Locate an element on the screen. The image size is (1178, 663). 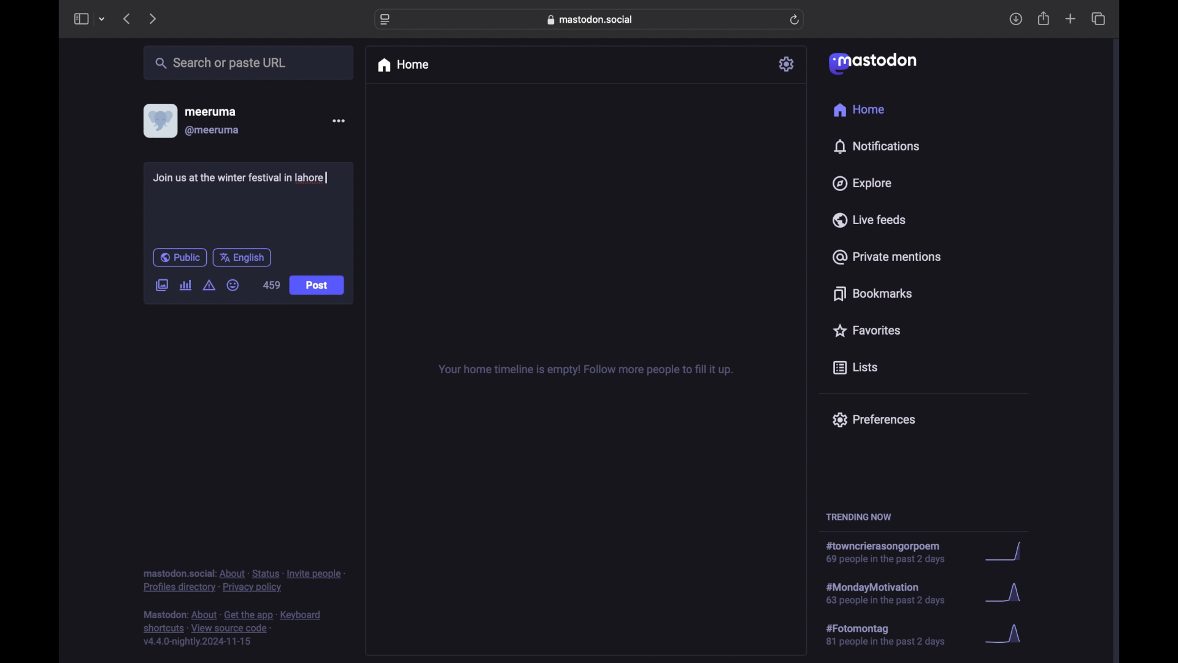
website settings is located at coordinates (387, 20).